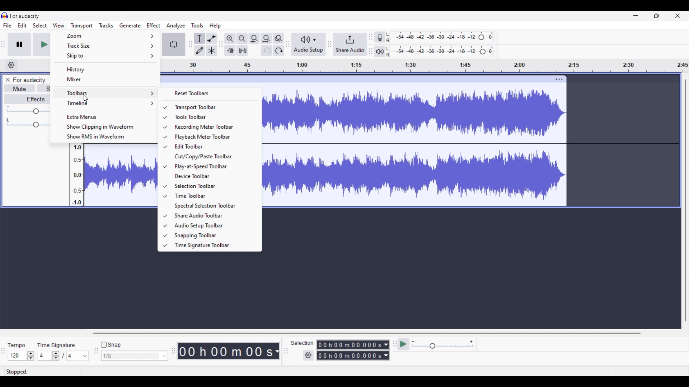 The height and width of the screenshot is (387, 689). I want to click on Zoom options, so click(106, 35).